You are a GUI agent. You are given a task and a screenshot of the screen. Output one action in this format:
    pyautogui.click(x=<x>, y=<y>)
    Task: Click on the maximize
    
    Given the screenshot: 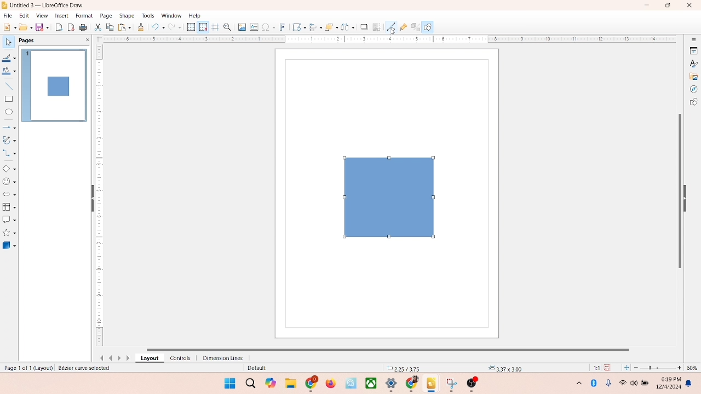 What is the action you would take?
    pyautogui.click(x=668, y=5)
    